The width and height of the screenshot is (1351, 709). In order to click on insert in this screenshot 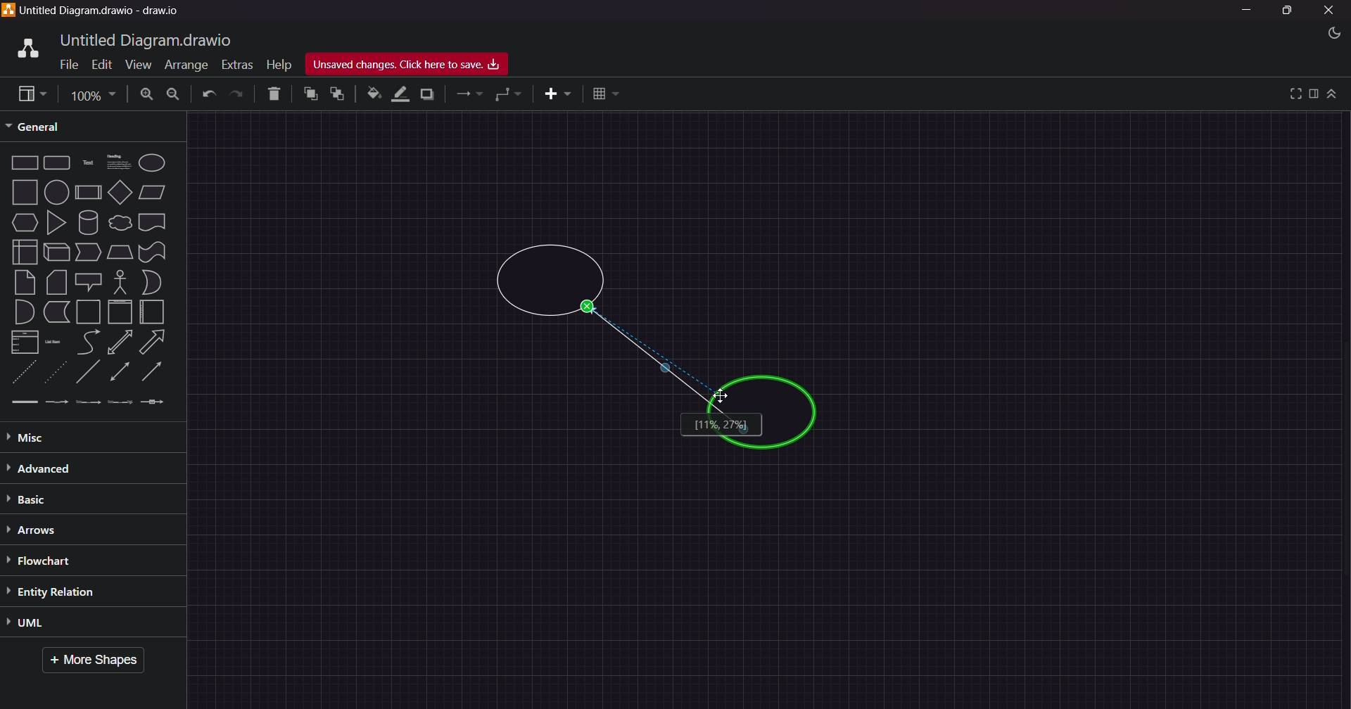, I will do `click(552, 94)`.